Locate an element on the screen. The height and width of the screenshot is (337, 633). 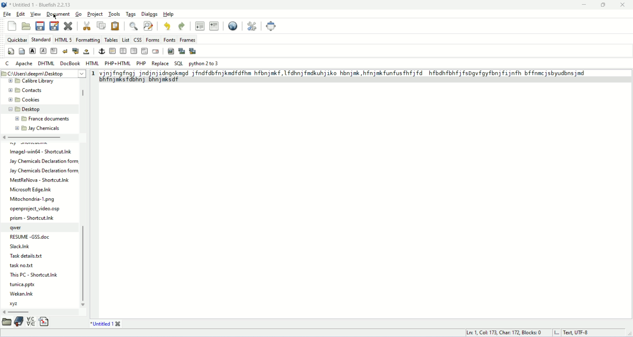
Apache is located at coordinates (24, 64).